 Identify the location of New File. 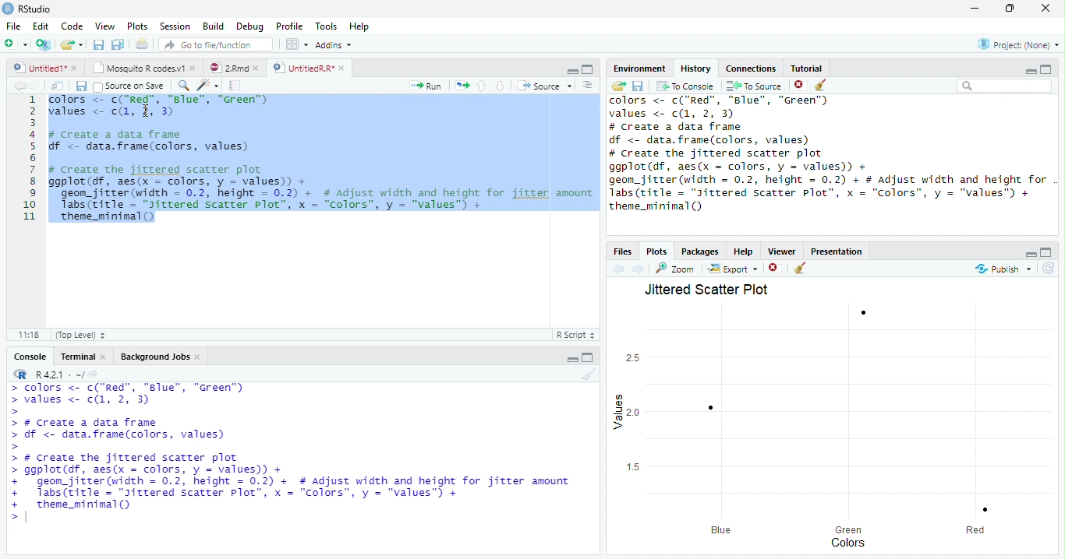
(16, 44).